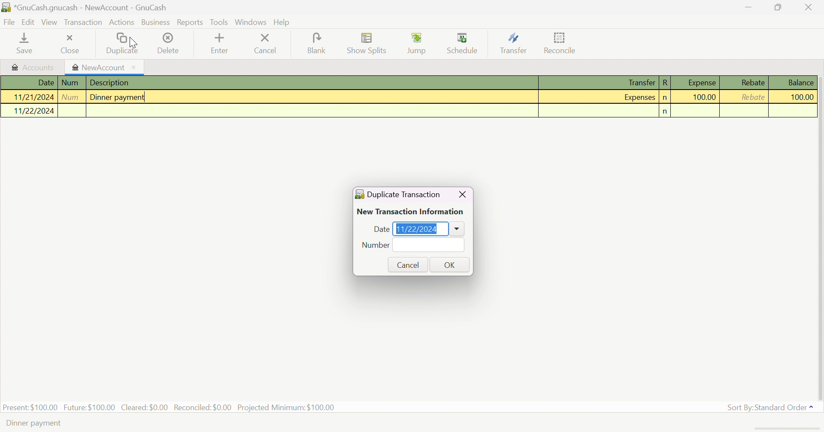 This screenshot has height=432, width=824. What do you see at coordinates (463, 194) in the screenshot?
I see `Close` at bounding box center [463, 194].